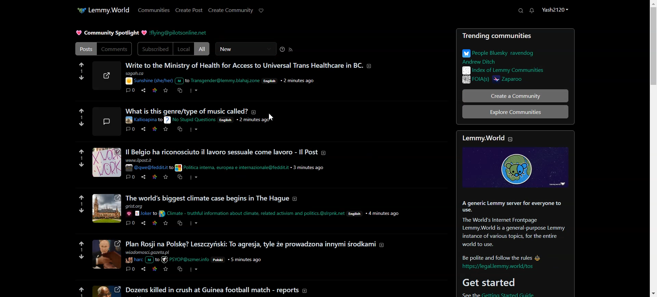  What do you see at coordinates (194, 270) in the screenshot?
I see `more` at bounding box center [194, 270].